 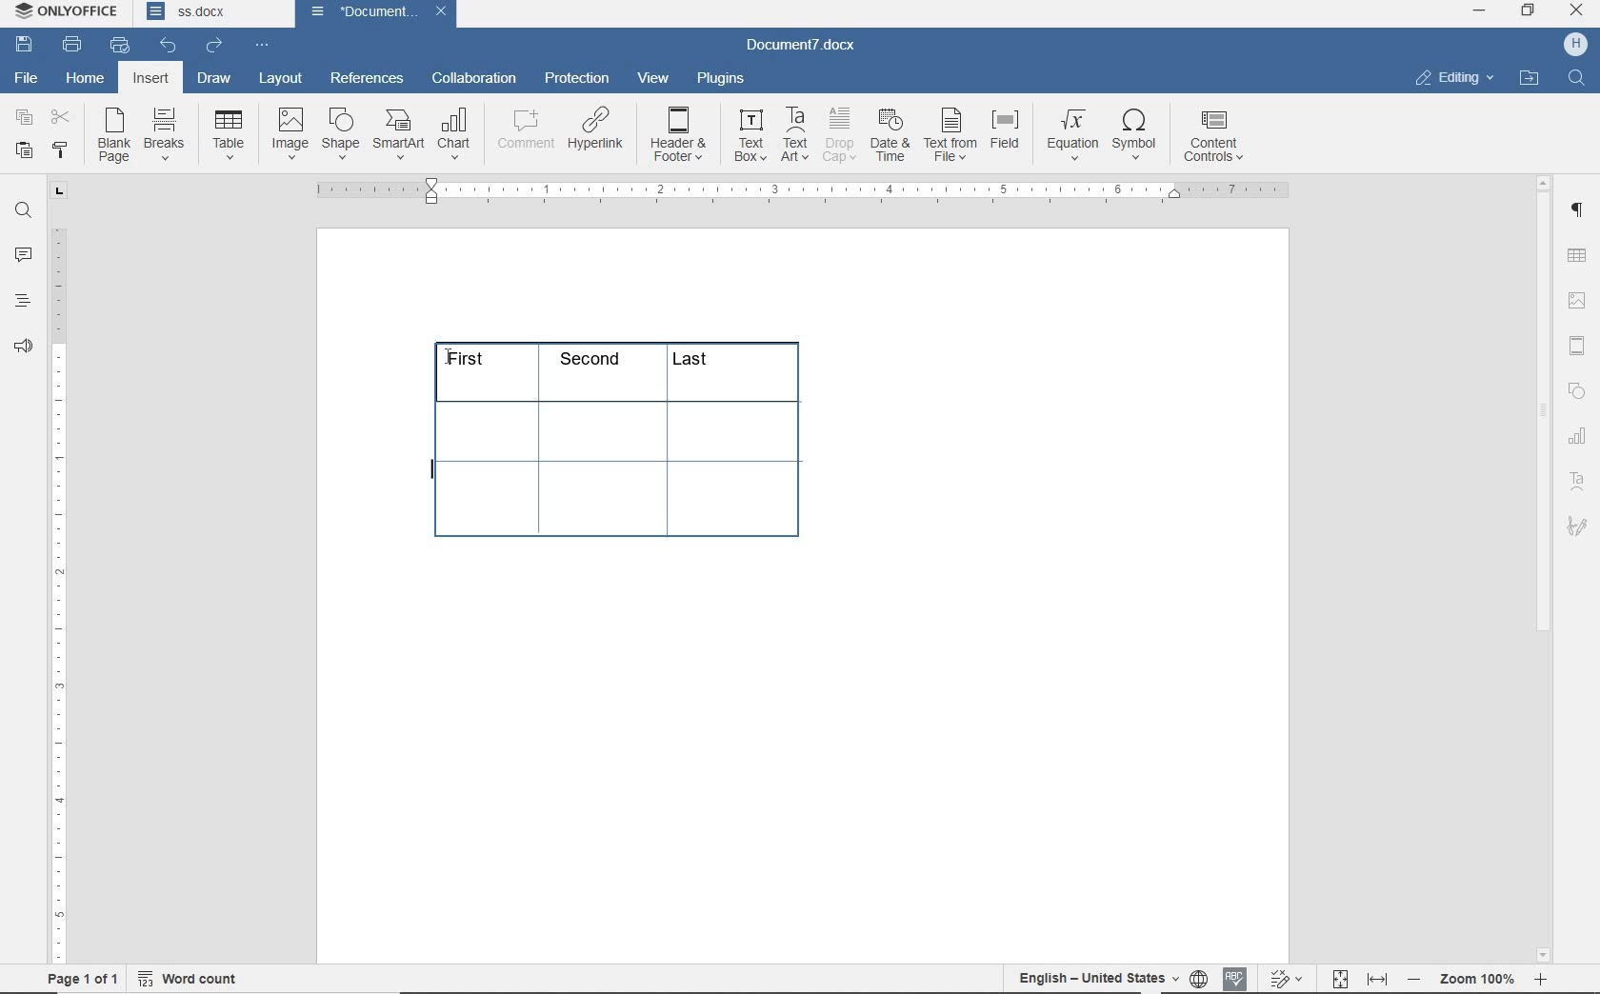 I want to click on header & footer, so click(x=679, y=135).